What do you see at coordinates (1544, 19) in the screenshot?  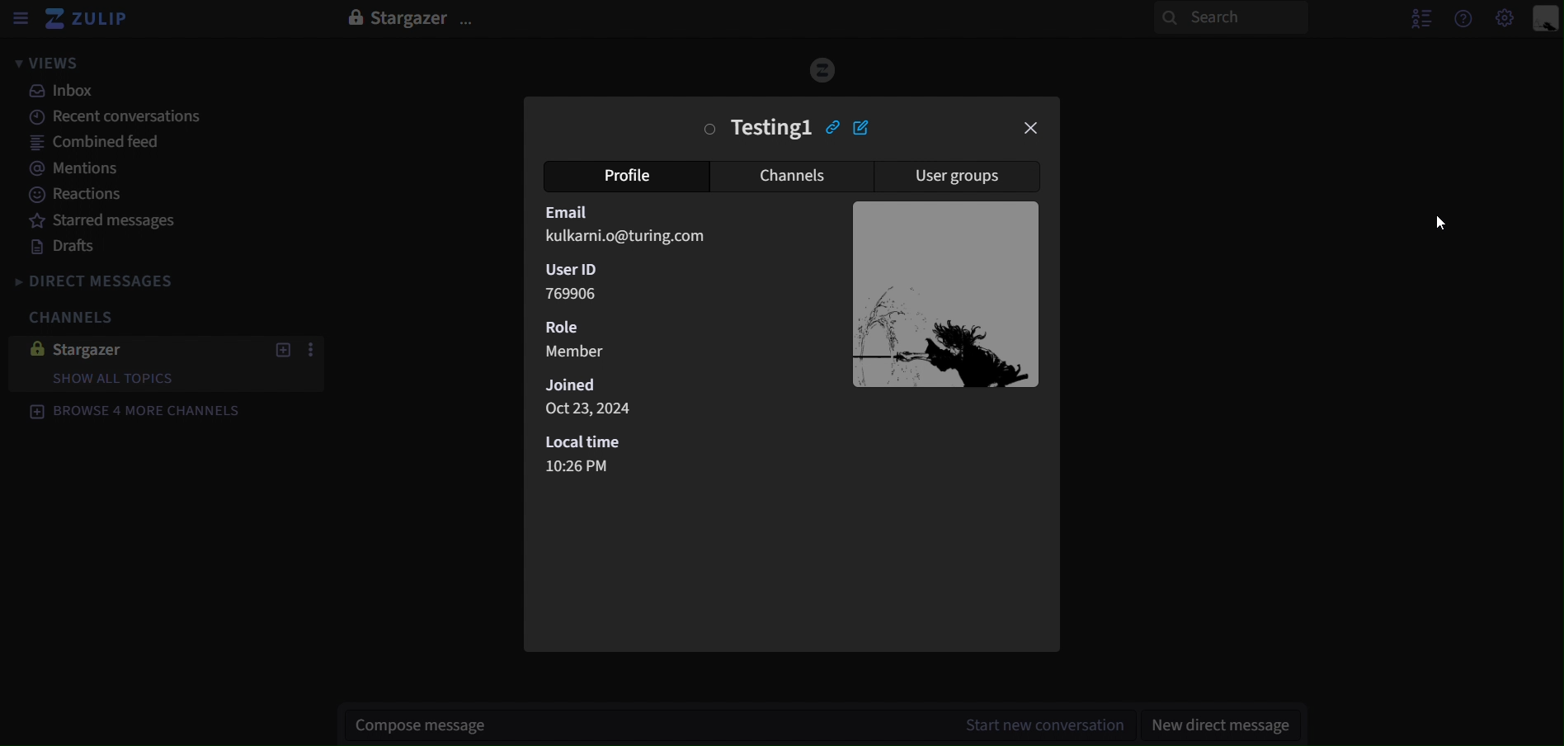 I see `personal menu` at bounding box center [1544, 19].